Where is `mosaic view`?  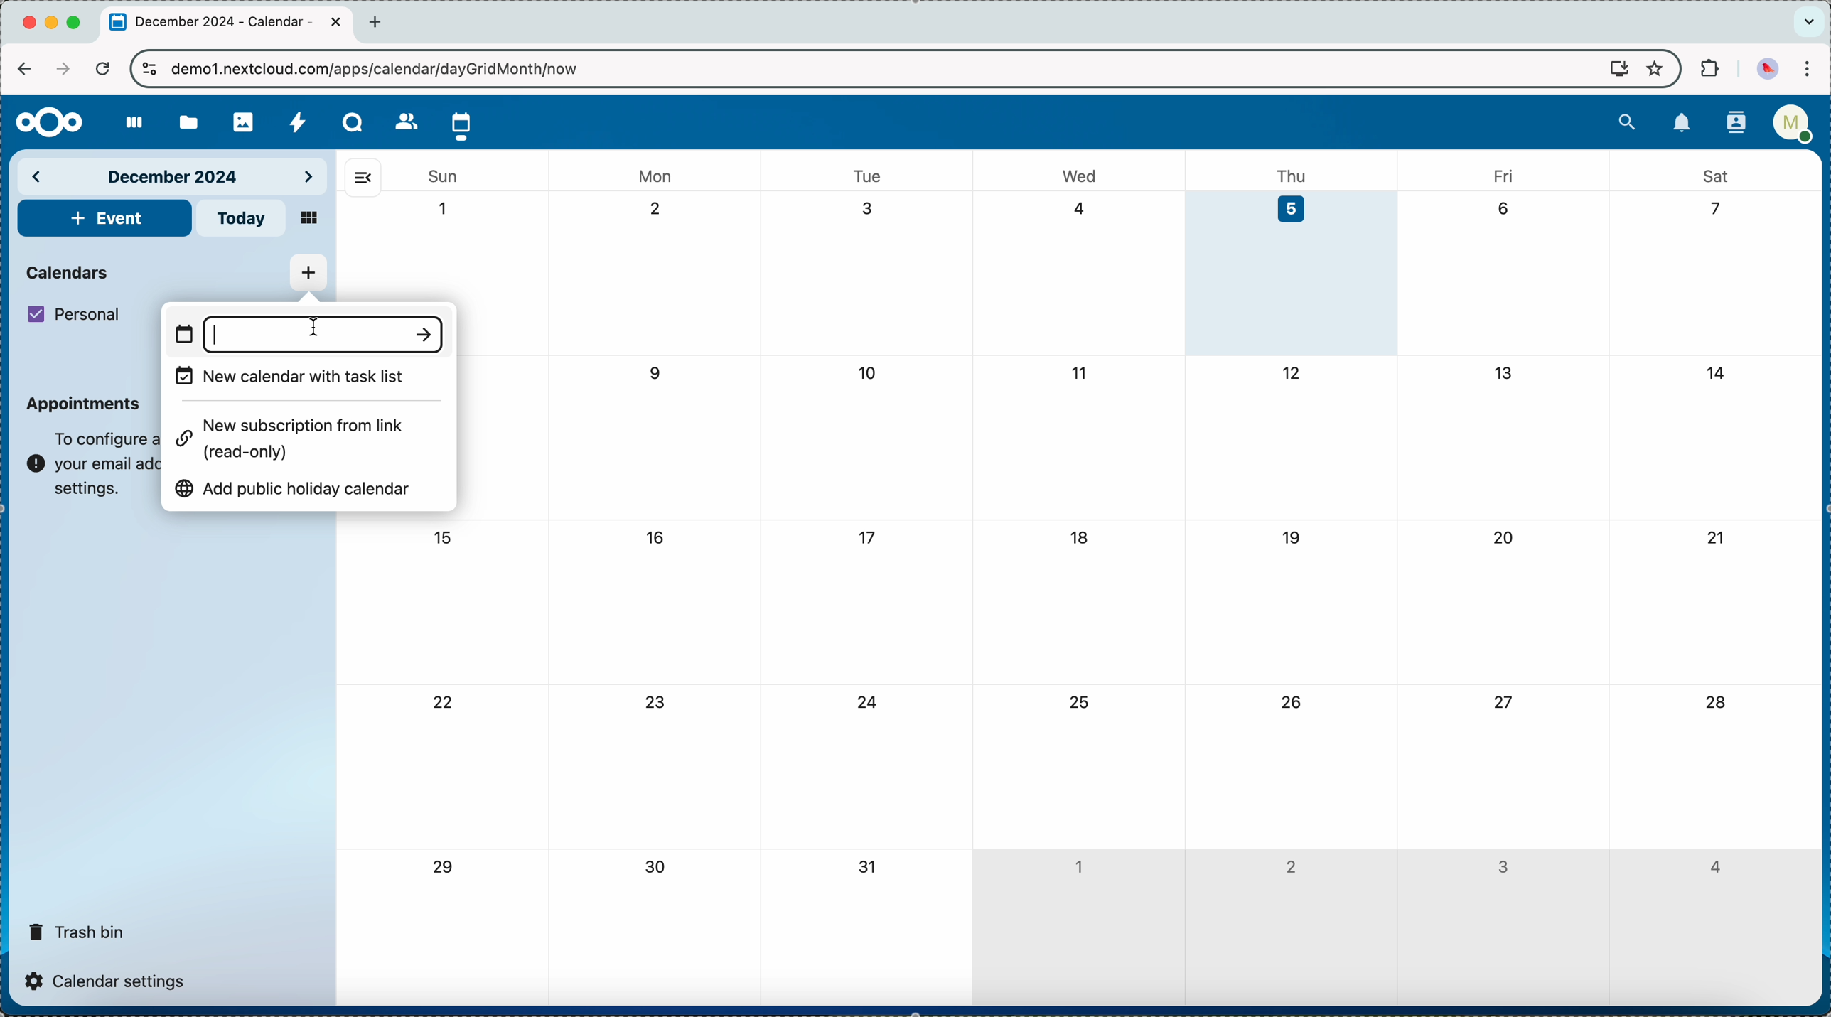 mosaic view is located at coordinates (310, 220).